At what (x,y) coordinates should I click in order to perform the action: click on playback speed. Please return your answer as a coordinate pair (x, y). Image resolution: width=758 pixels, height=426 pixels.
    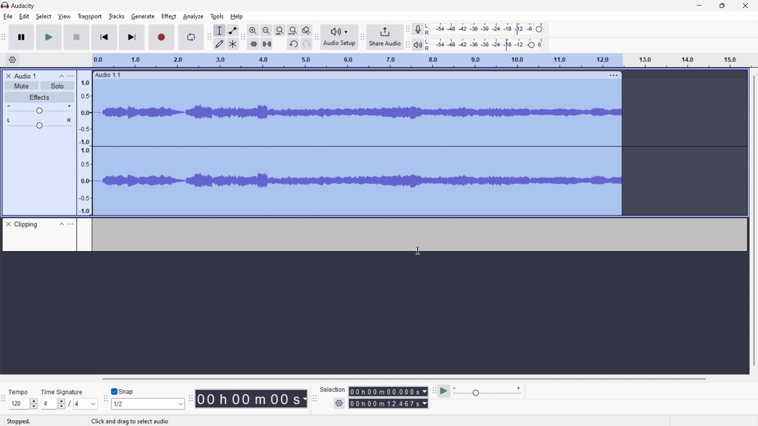
    Looking at the image, I should click on (488, 392).